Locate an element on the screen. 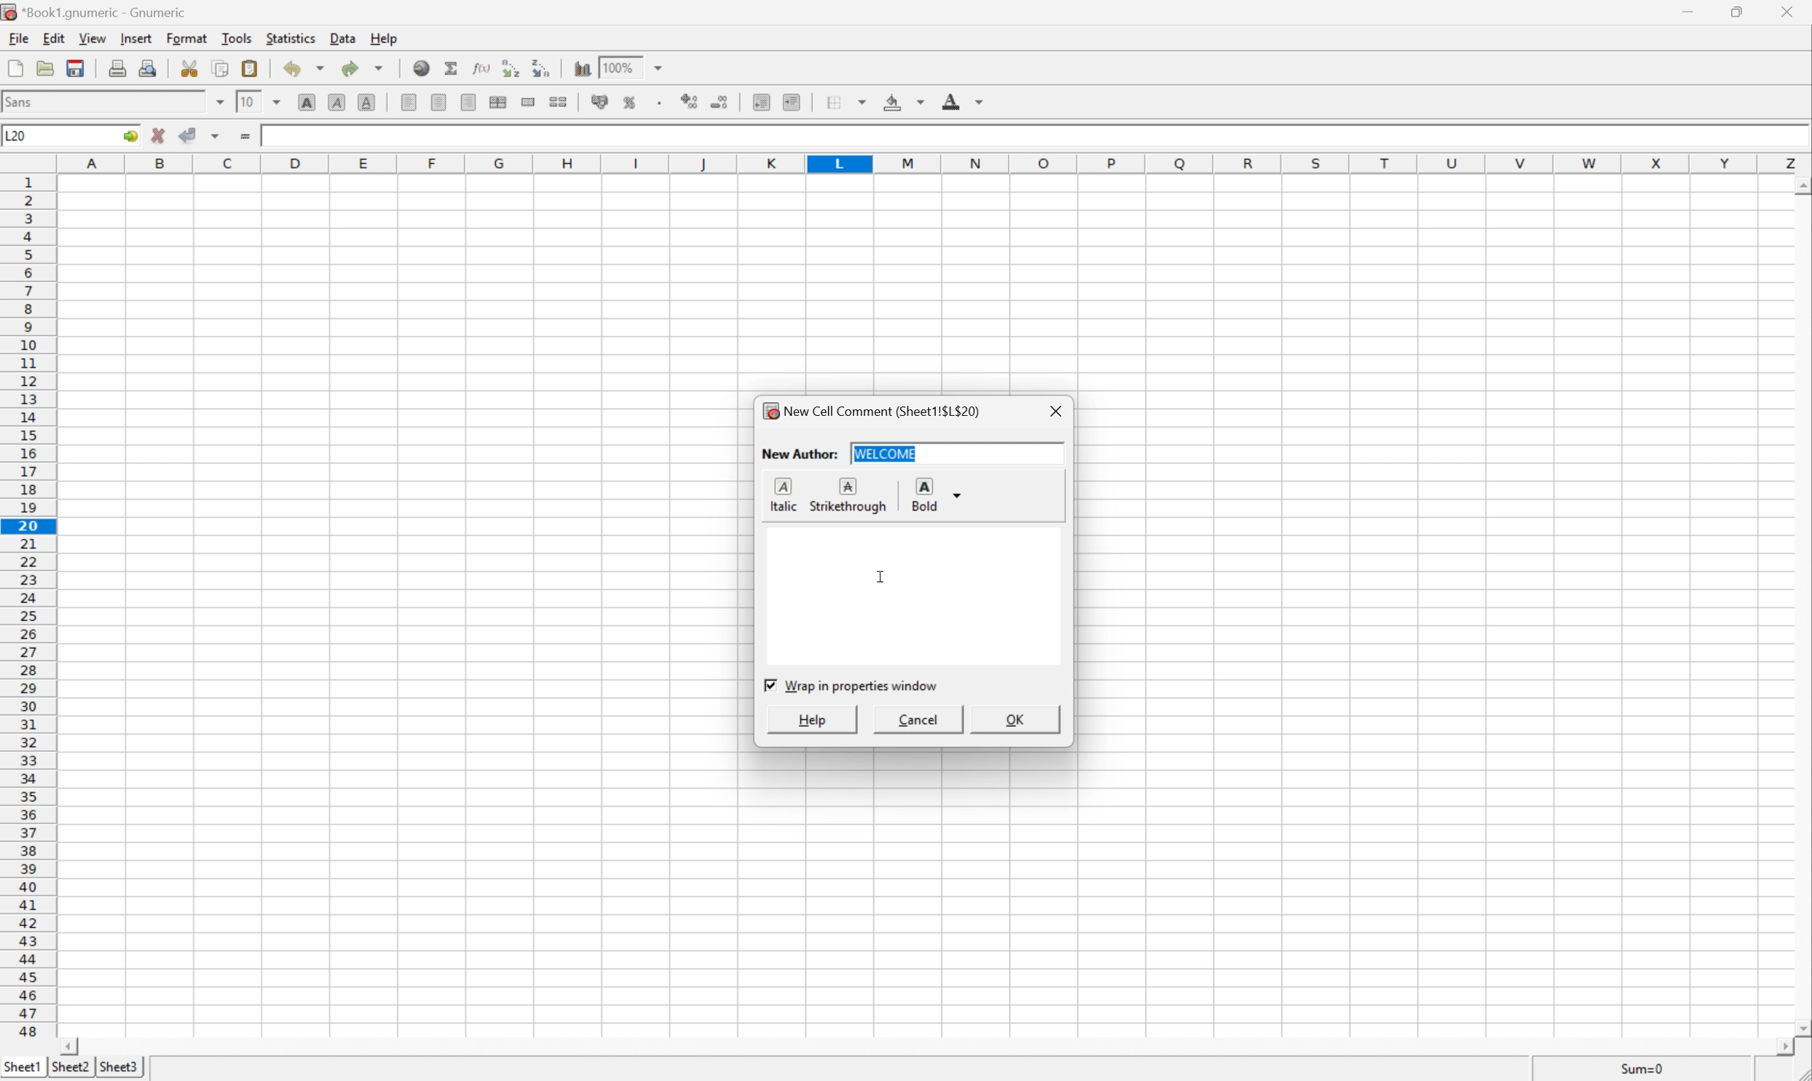 This screenshot has height=1081, width=1812. Tools is located at coordinates (236, 36).